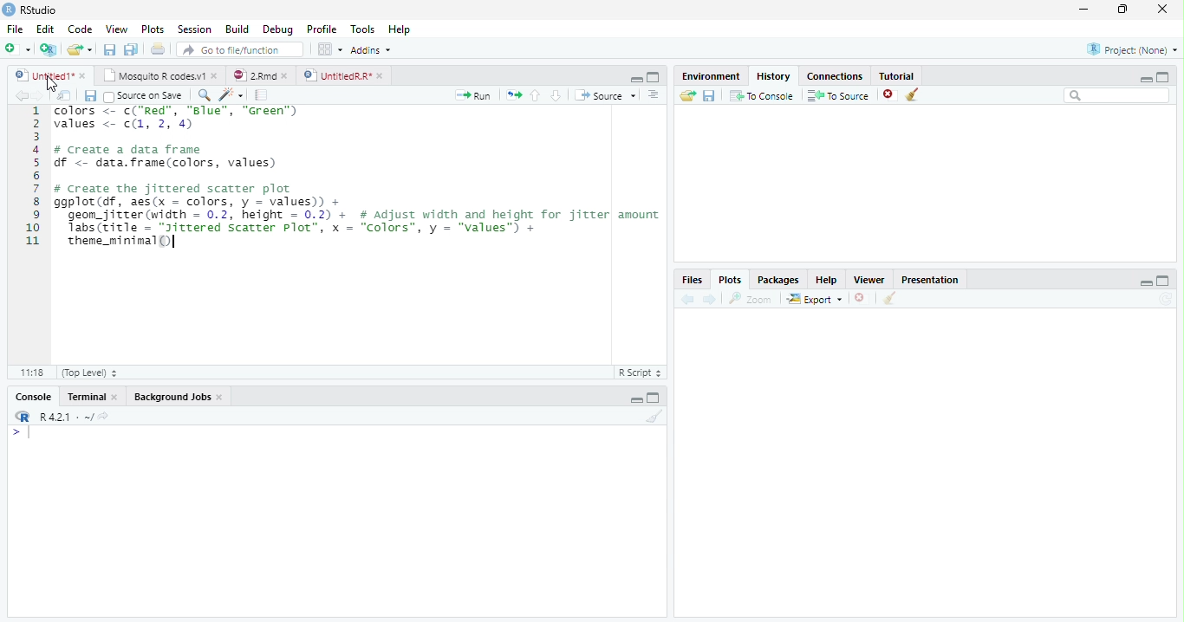  I want to click on Run, so click(473, 96).